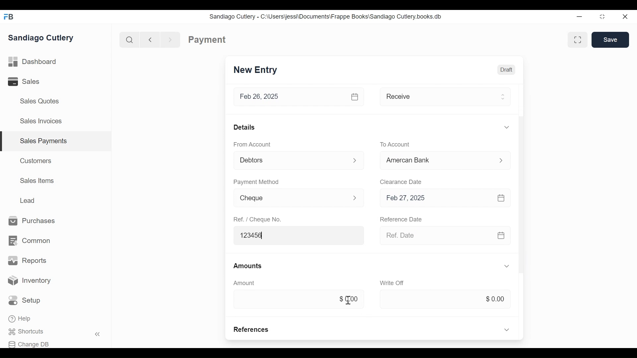  I want to click on Sales, so click(29, 82).